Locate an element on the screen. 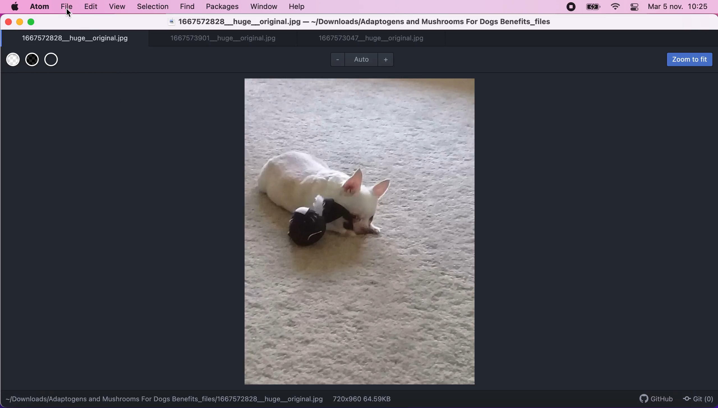 The height and width of the screenshot is (408, 718). edit is located at coordinates (91, 7).